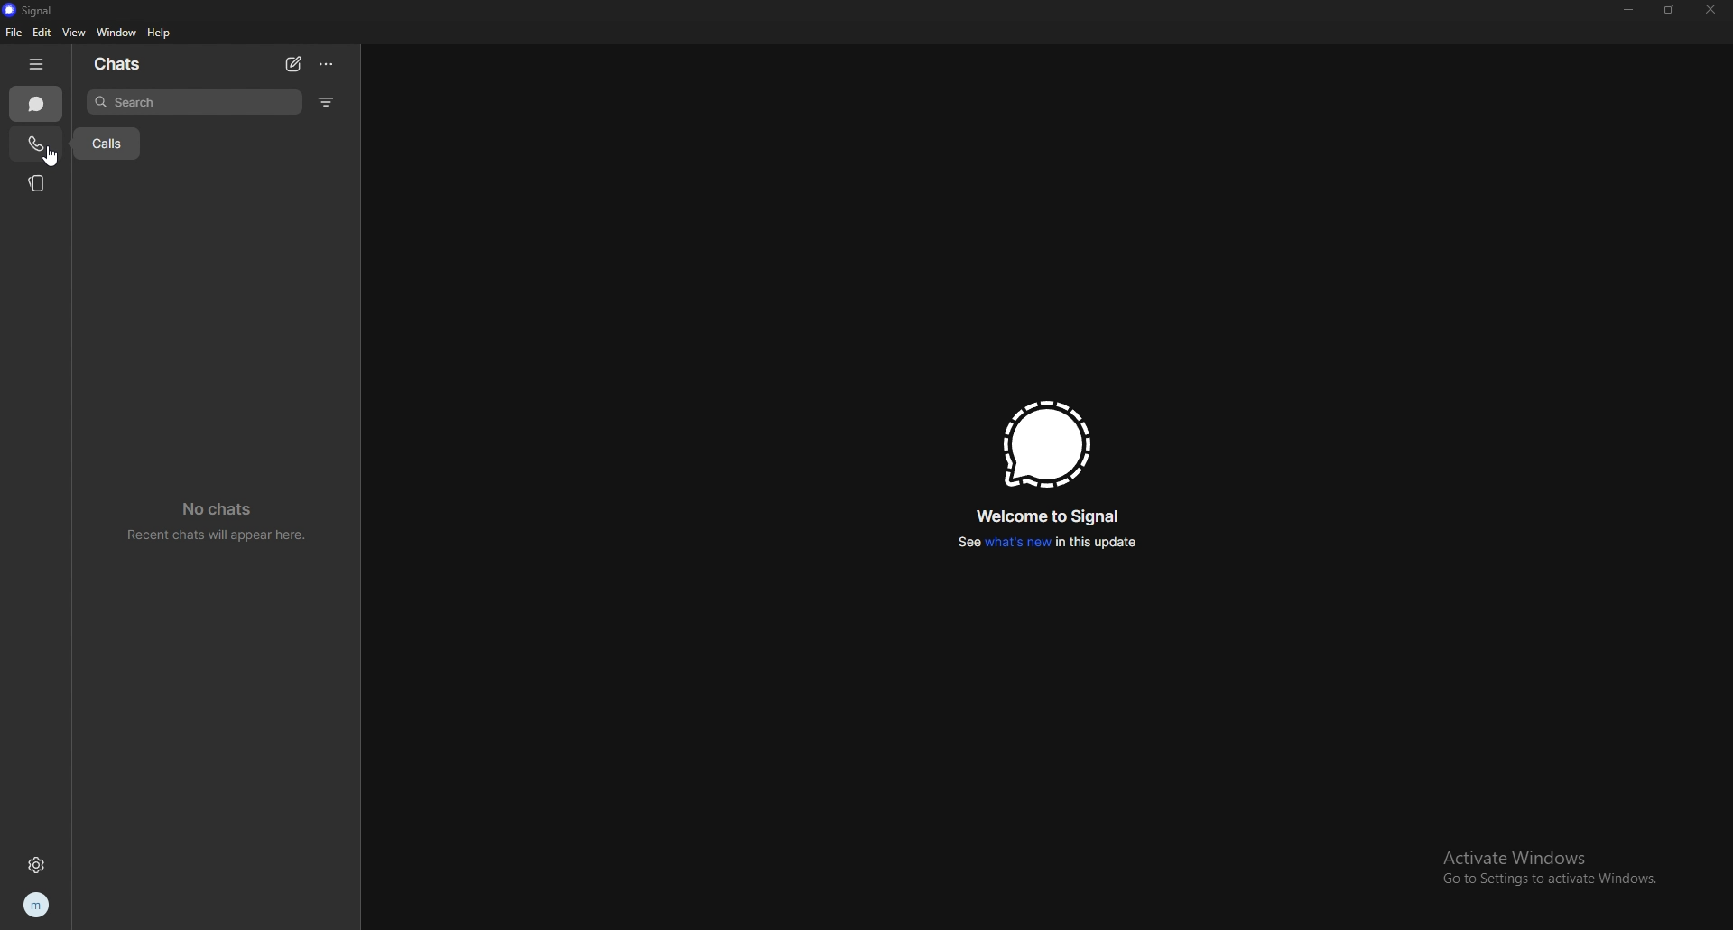 Image resolution: width=1733 pixels, height=930 pixels. I want to click on view, so click(77, 32).